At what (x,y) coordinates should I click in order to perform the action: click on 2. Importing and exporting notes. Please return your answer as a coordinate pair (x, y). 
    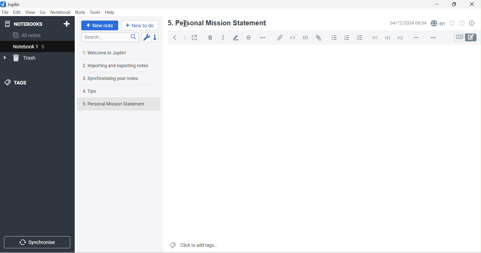
    Looking at the image, I should click on (117, 66).